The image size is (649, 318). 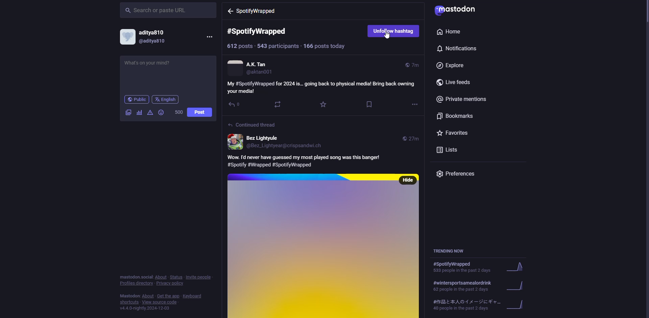 What do you see at coordinates (448, 32) in the screenshot?
I see `home` at bounding box center [448, 32].